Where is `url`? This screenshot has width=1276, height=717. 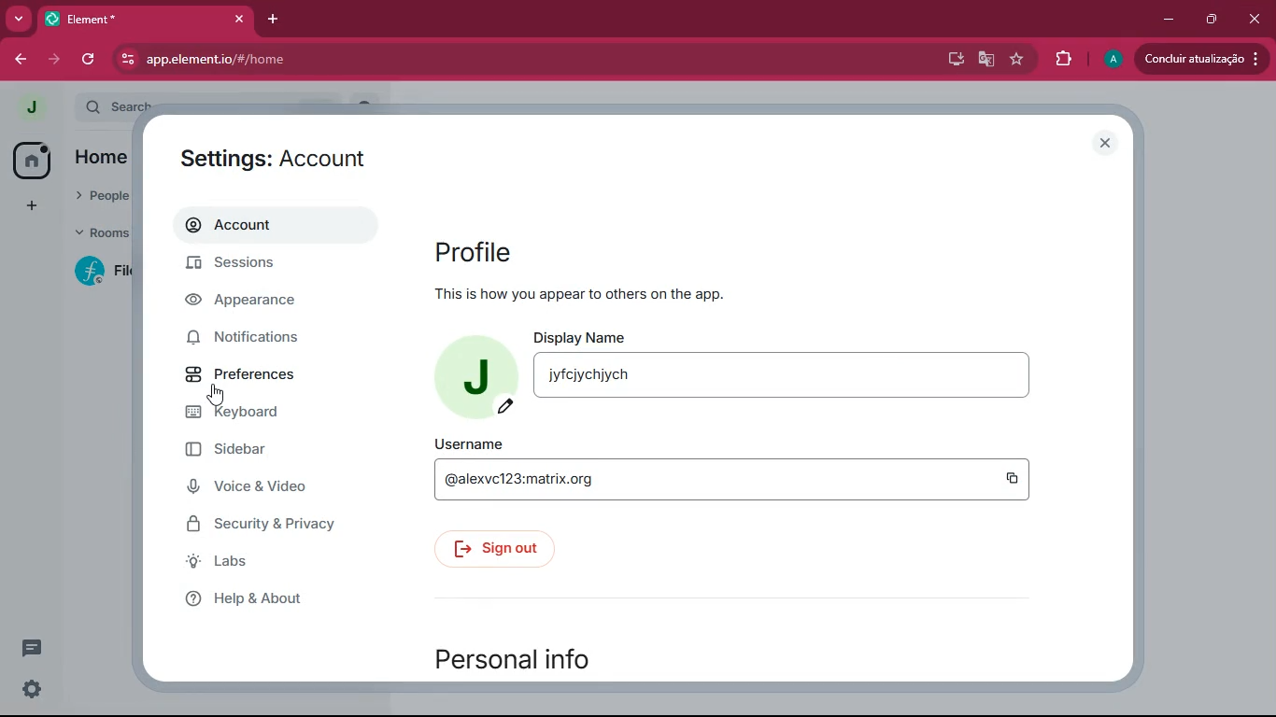 url is located at coordinates (280, 60).